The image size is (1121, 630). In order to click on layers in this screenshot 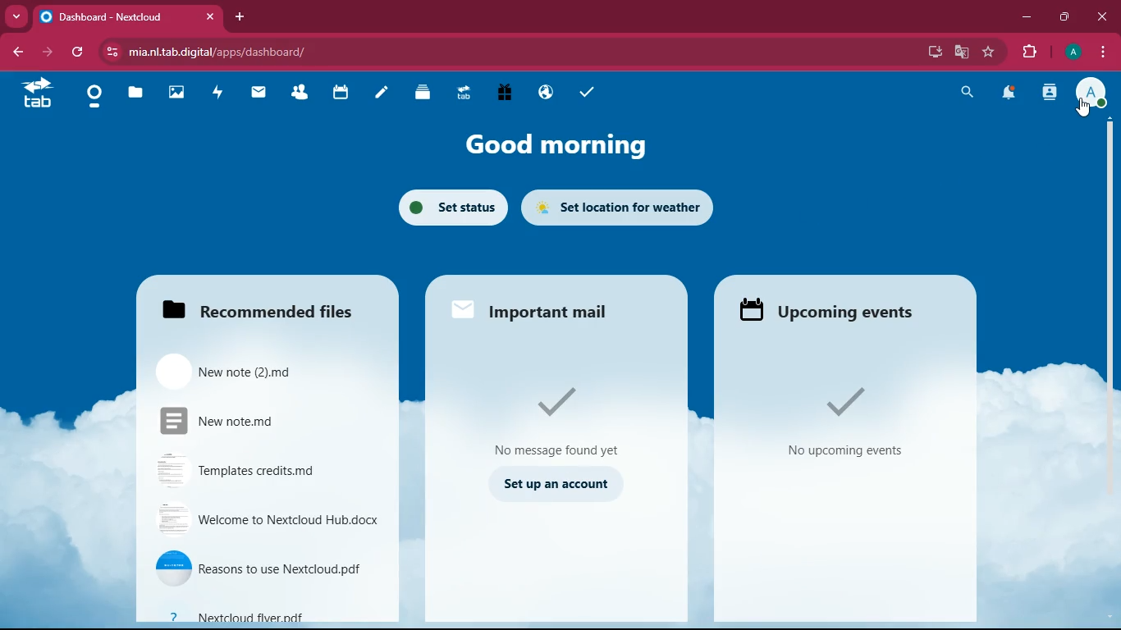, I will do `click(419, 94)`.